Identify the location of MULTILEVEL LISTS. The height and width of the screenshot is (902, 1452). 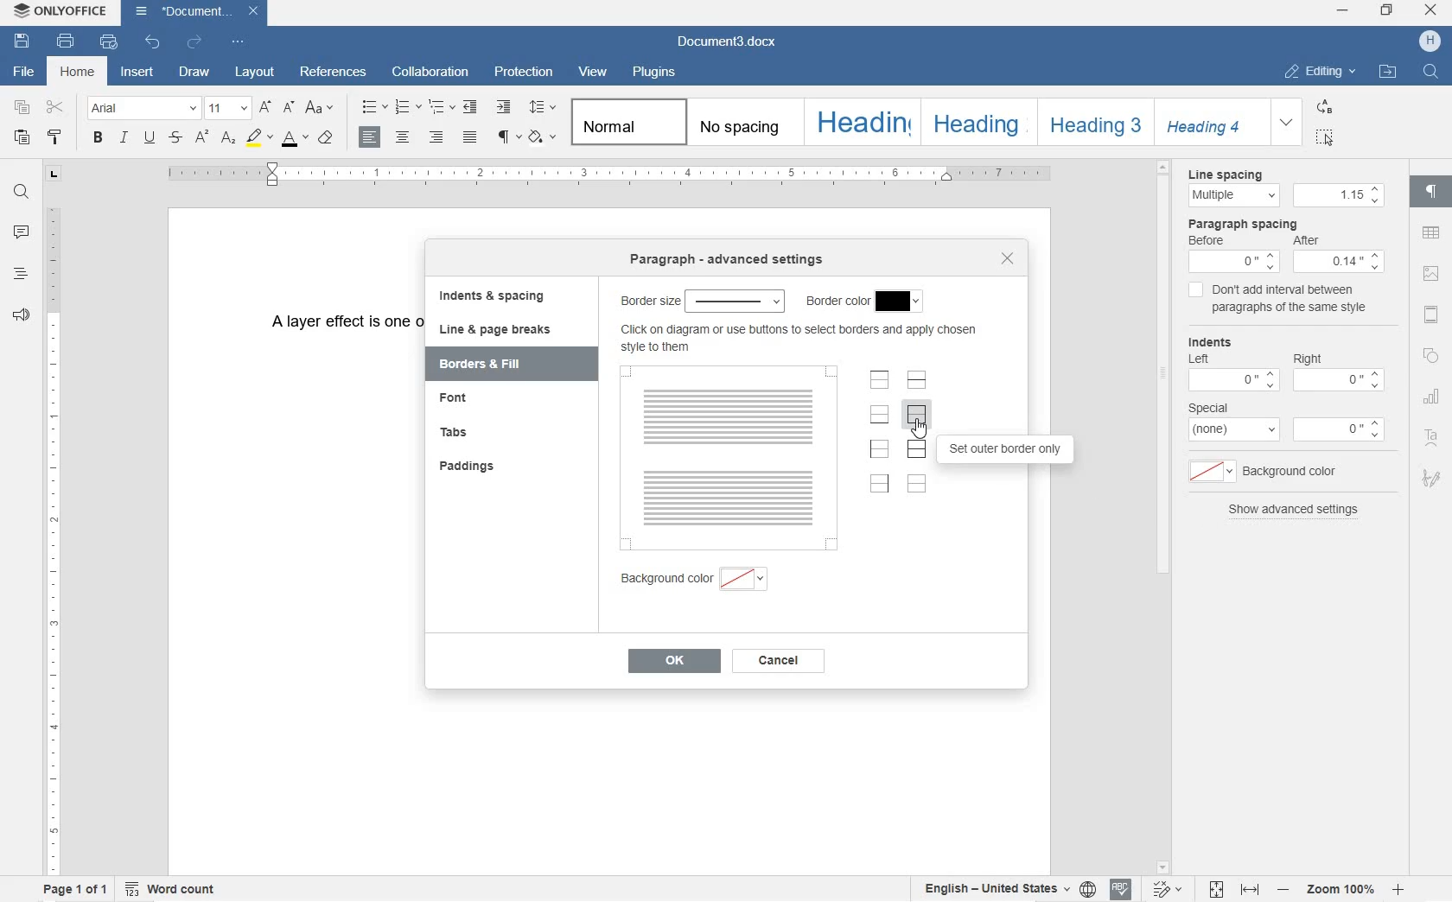
(442, 107).